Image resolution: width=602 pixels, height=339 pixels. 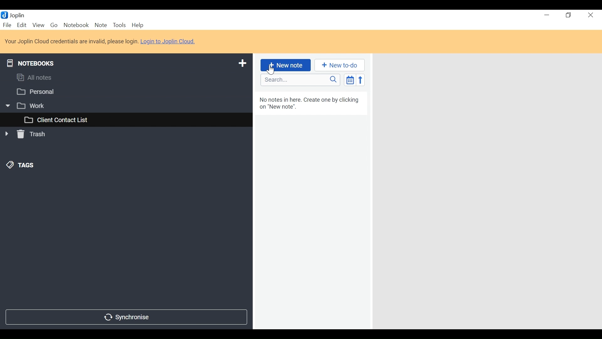 I want to click on Synchronise, so click(x=126, y=318).